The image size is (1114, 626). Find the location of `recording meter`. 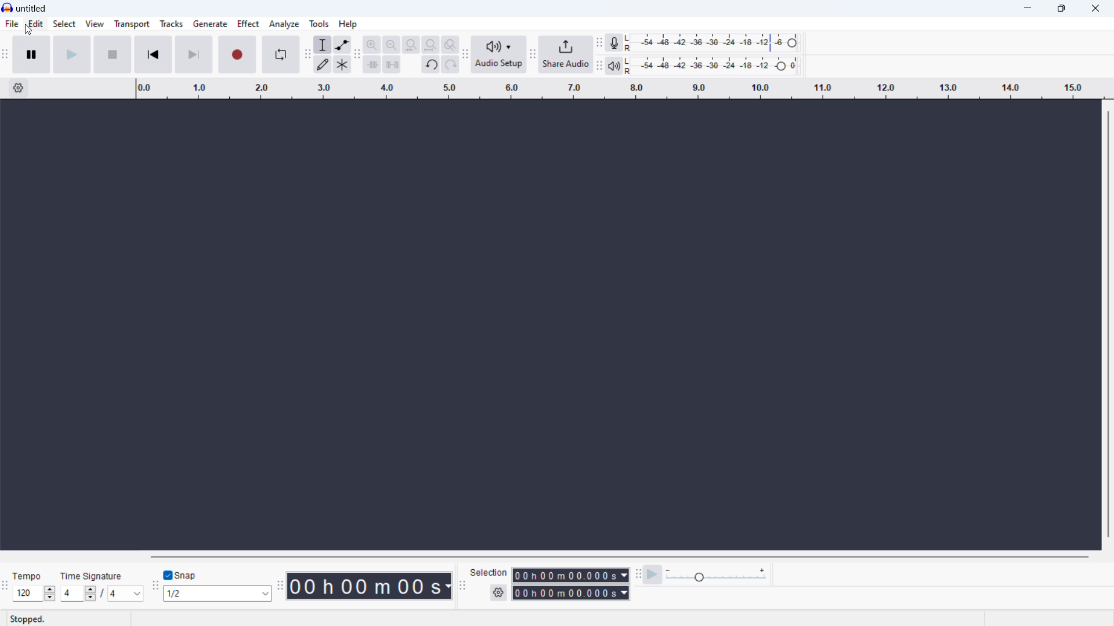

recording meter is located at coordinates (614, 43).